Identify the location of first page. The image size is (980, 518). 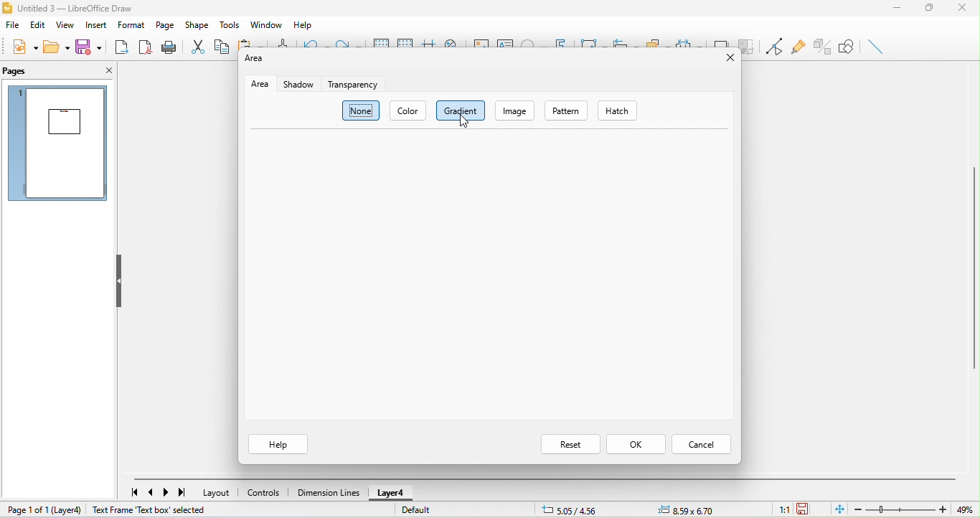
(133, 491).